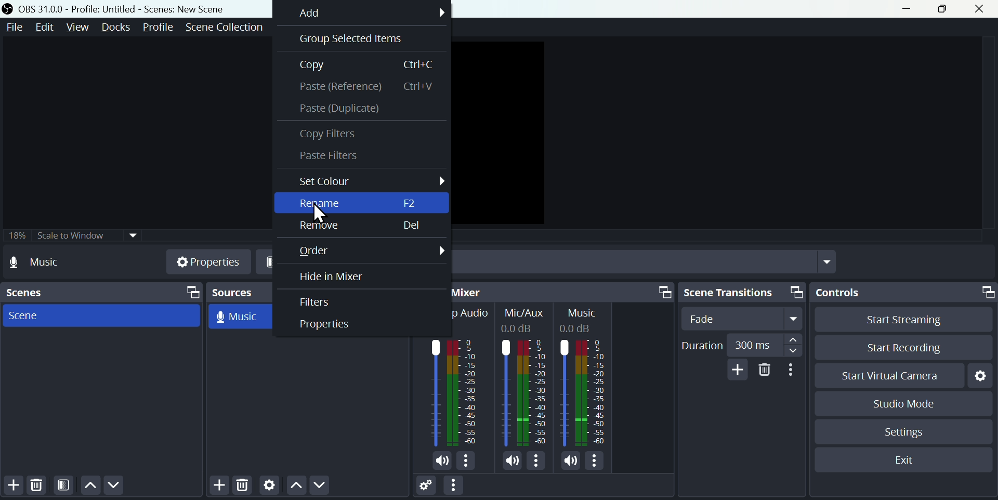  Describe the element at coordinates (982, 8) in the screenshot. I see `close` at that location.